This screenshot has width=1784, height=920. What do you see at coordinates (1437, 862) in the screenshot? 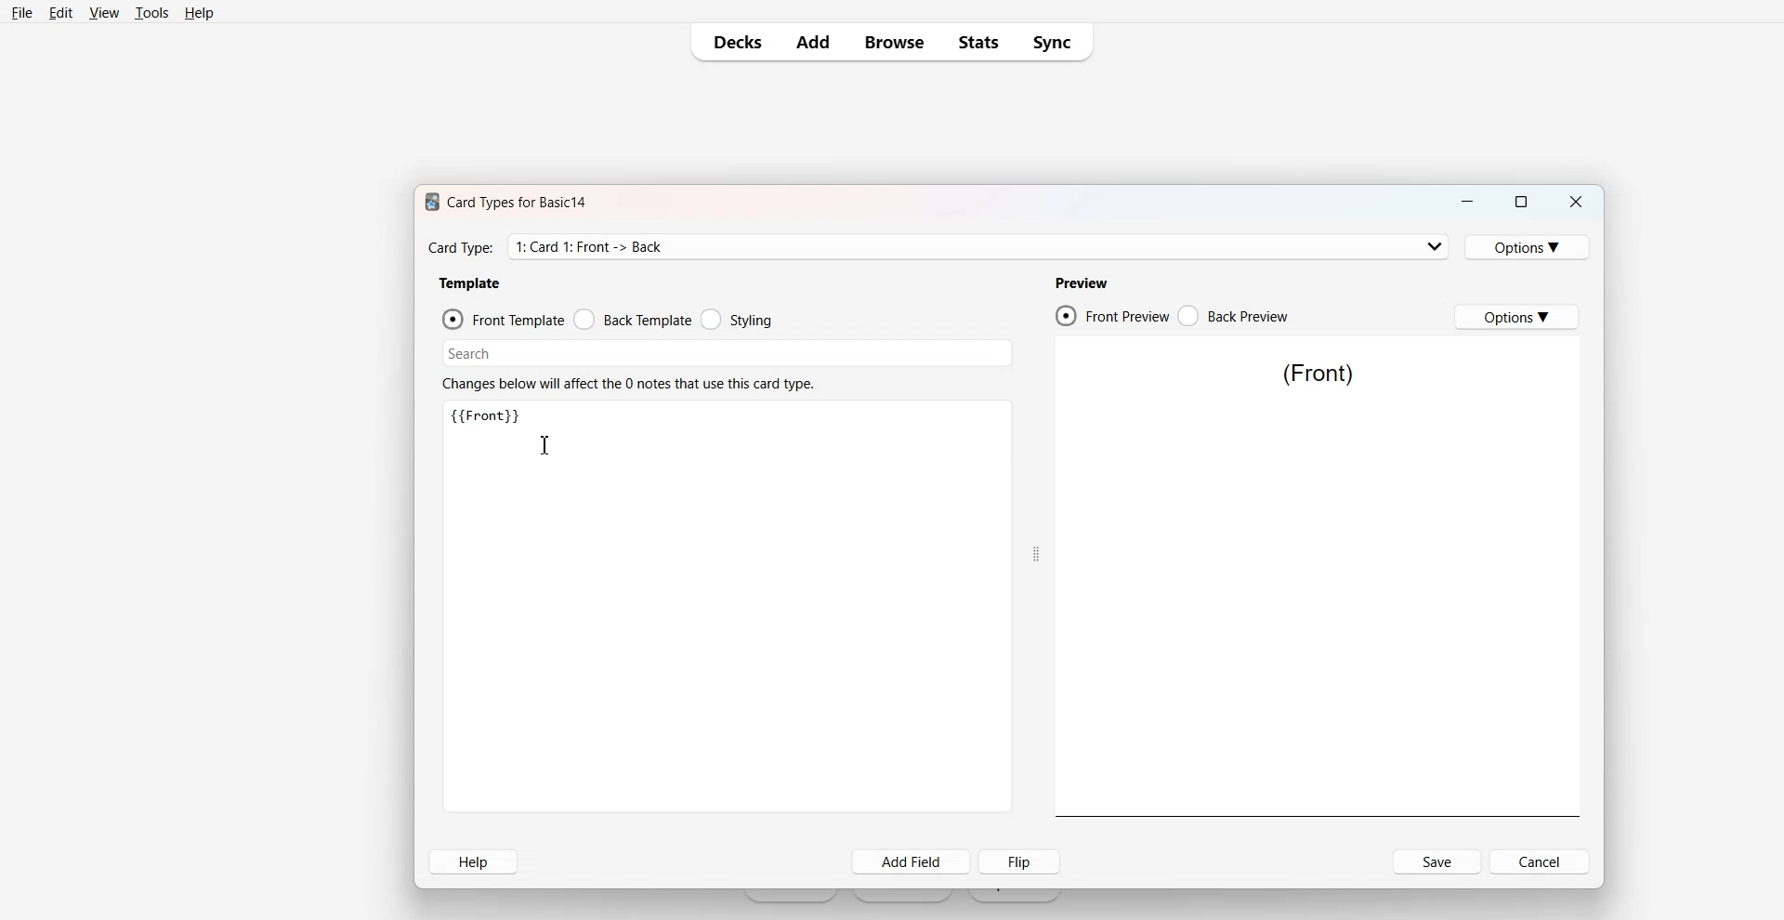
I see `Save` at bounding box center [1437, 862].